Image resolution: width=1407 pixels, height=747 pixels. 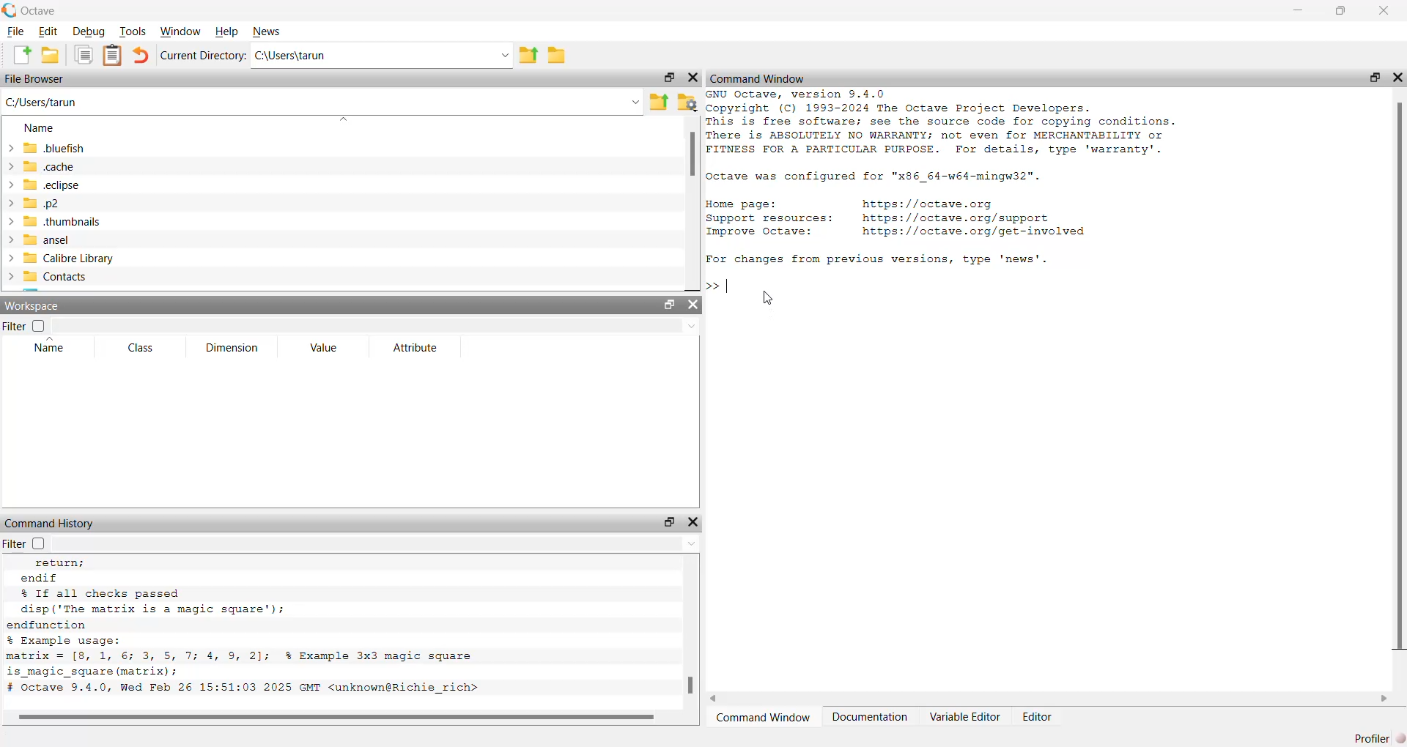 I want to click on scroll right, so click(x=1384, y=699).